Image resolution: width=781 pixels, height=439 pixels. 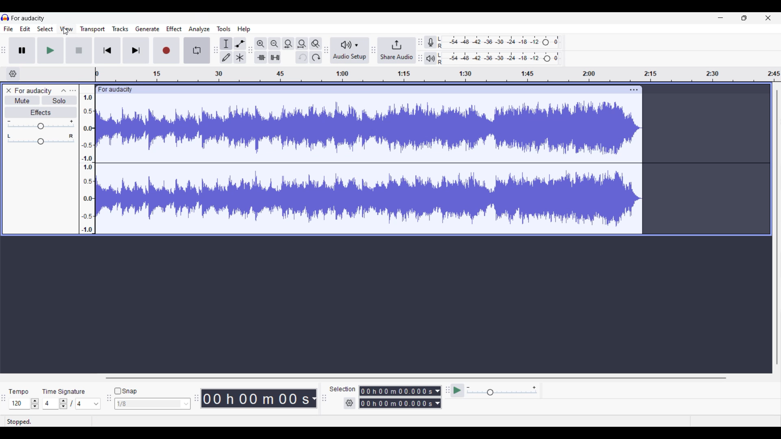 What do you see at coordinates (369, 165) in the screenshot?
I see `track waveform` at bounding box center [369, 165].